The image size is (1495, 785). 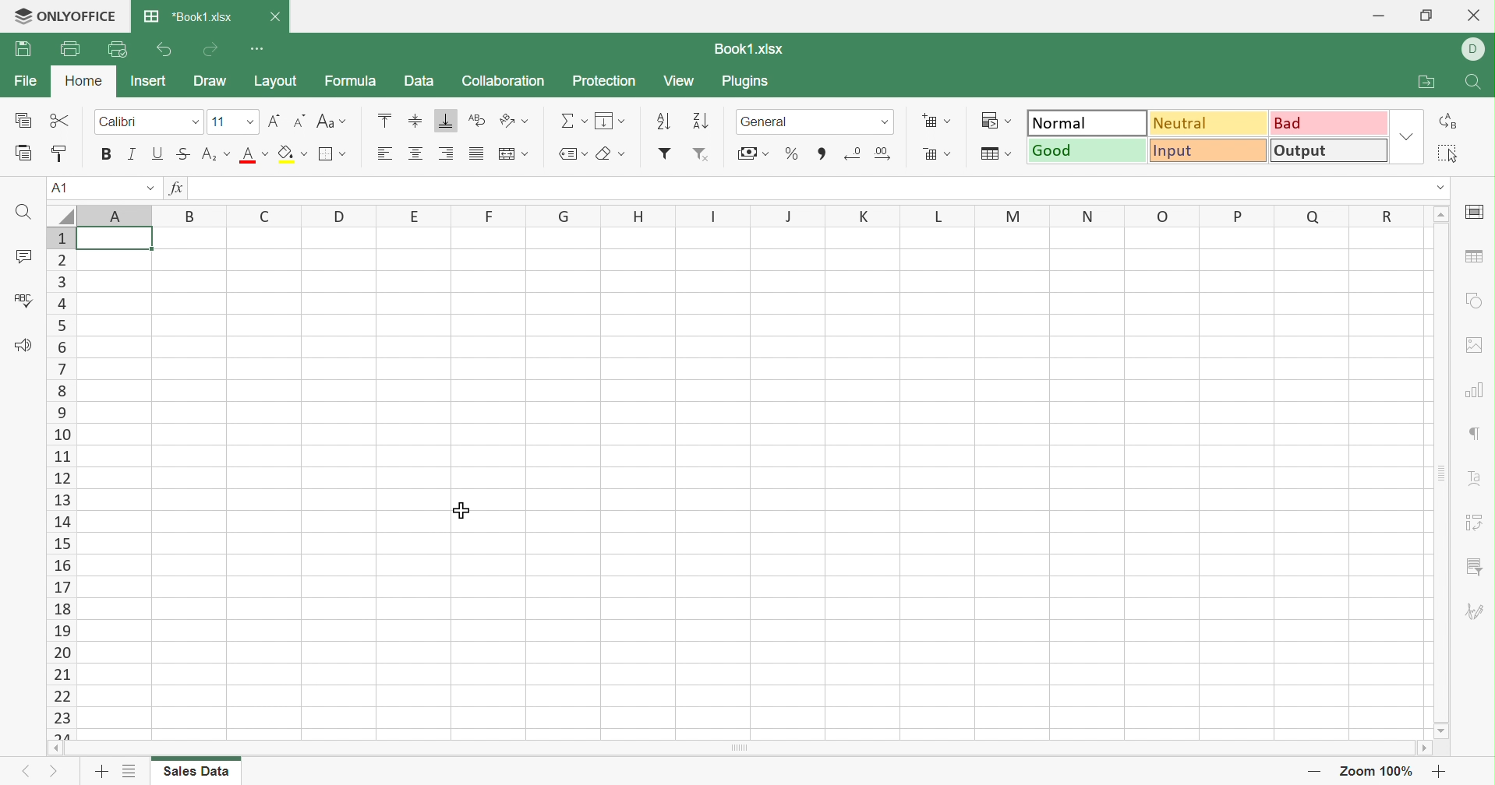 What do you see at coordinates (1438, 476) in the screenshot?
I see `Scroll Bar` at bounding box center [1438, 476].